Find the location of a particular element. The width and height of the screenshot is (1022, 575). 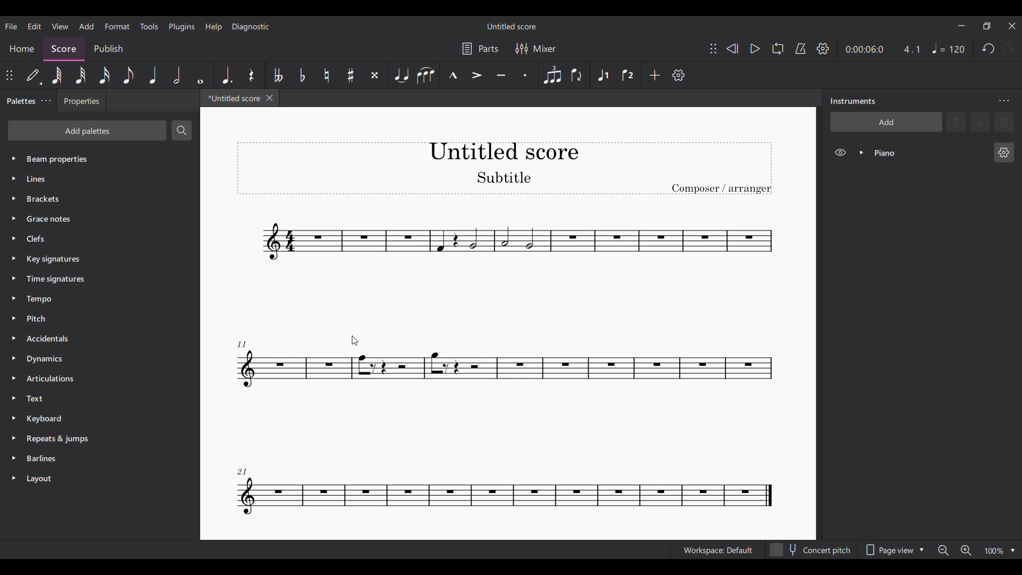

Marcato is located at coordinates (453, 75).